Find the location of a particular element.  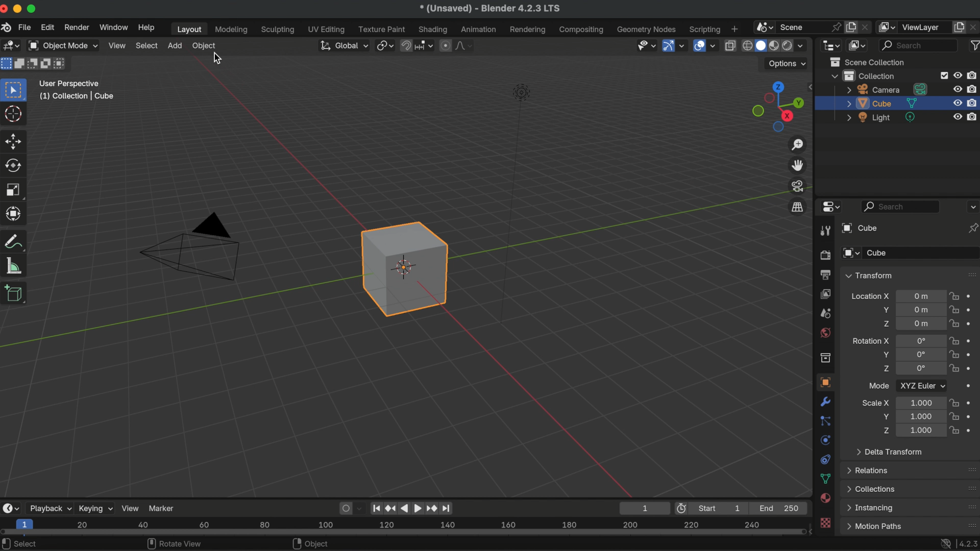

cube is located at coordinates (858, 228).